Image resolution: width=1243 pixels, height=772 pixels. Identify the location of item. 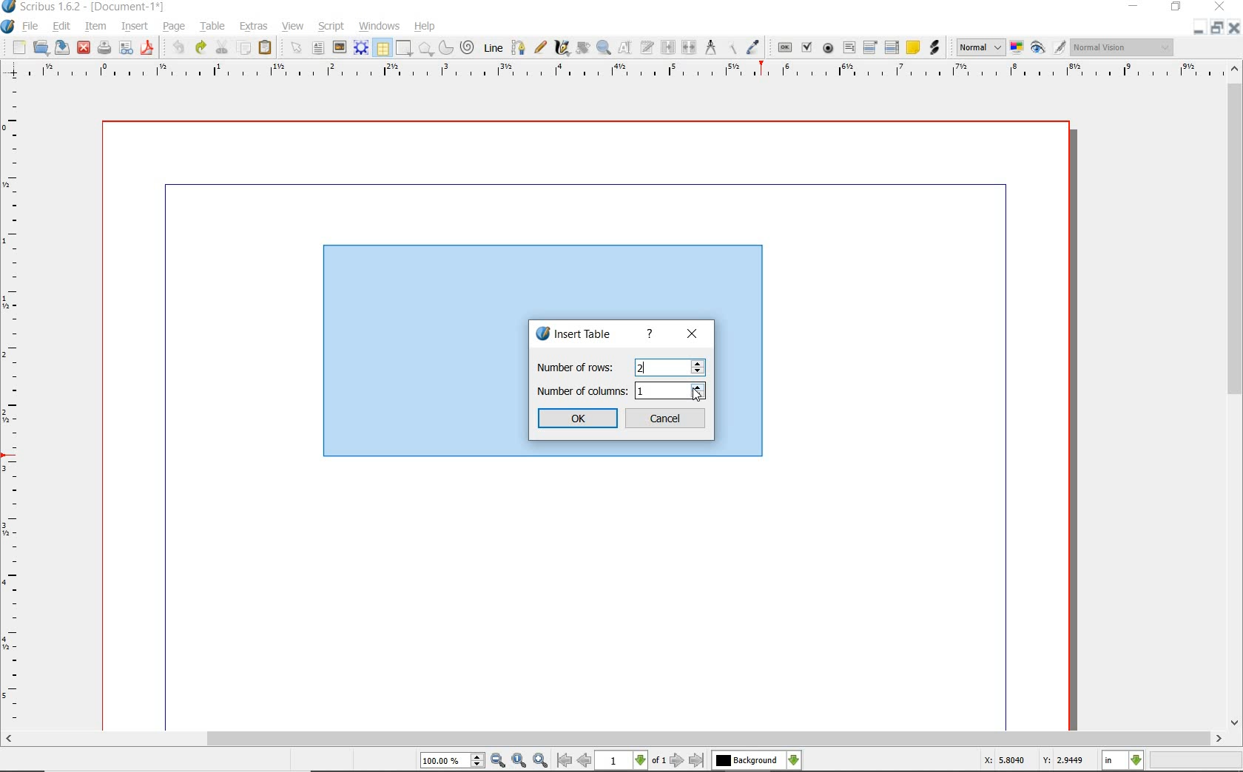
(94, 27).